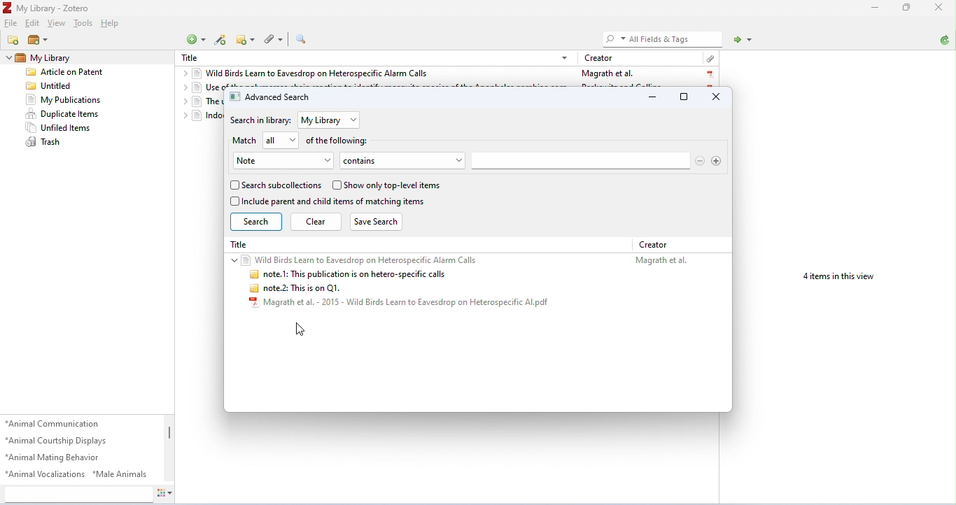 This screenshot has width=956, height=505. Describe the element at coordinates (192, 57) in the screenshot. I see `Title` at that location.